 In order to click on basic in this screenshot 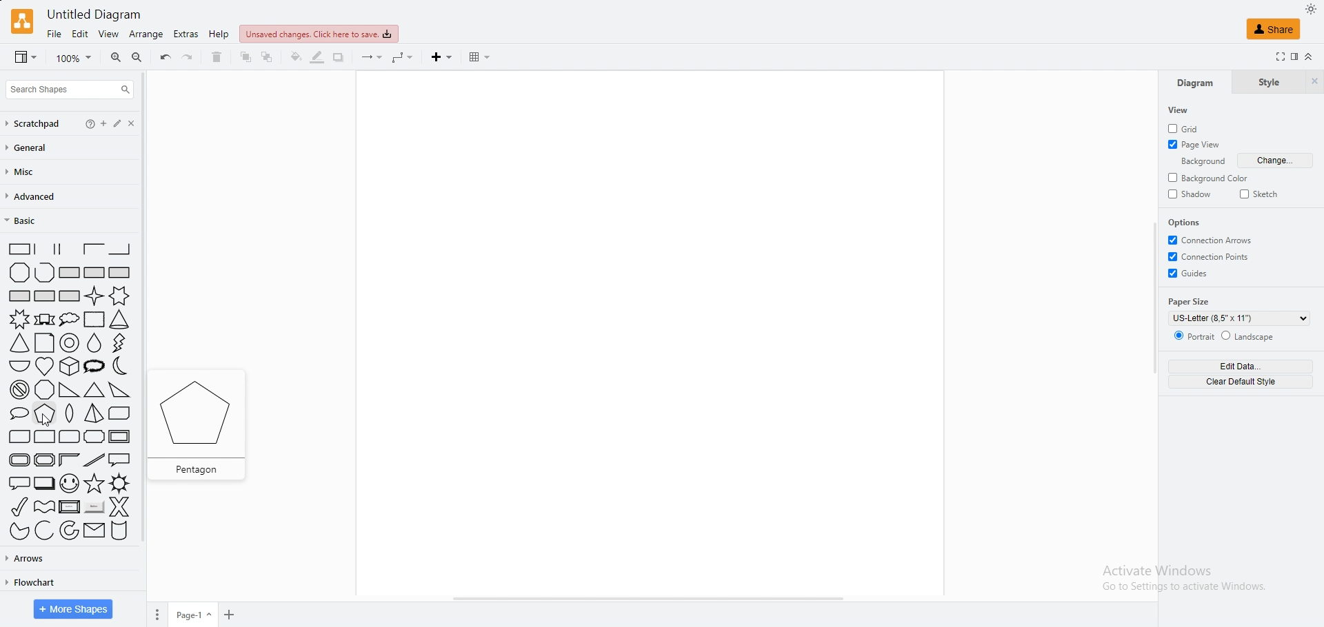, I will do `click(35, 220)`.